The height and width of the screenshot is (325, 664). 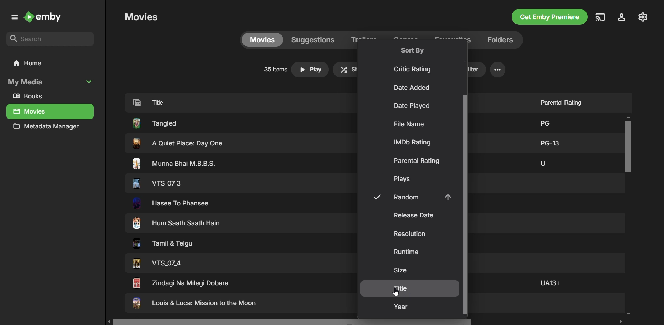 I want to click on Movies, so click(x=262, y=39).